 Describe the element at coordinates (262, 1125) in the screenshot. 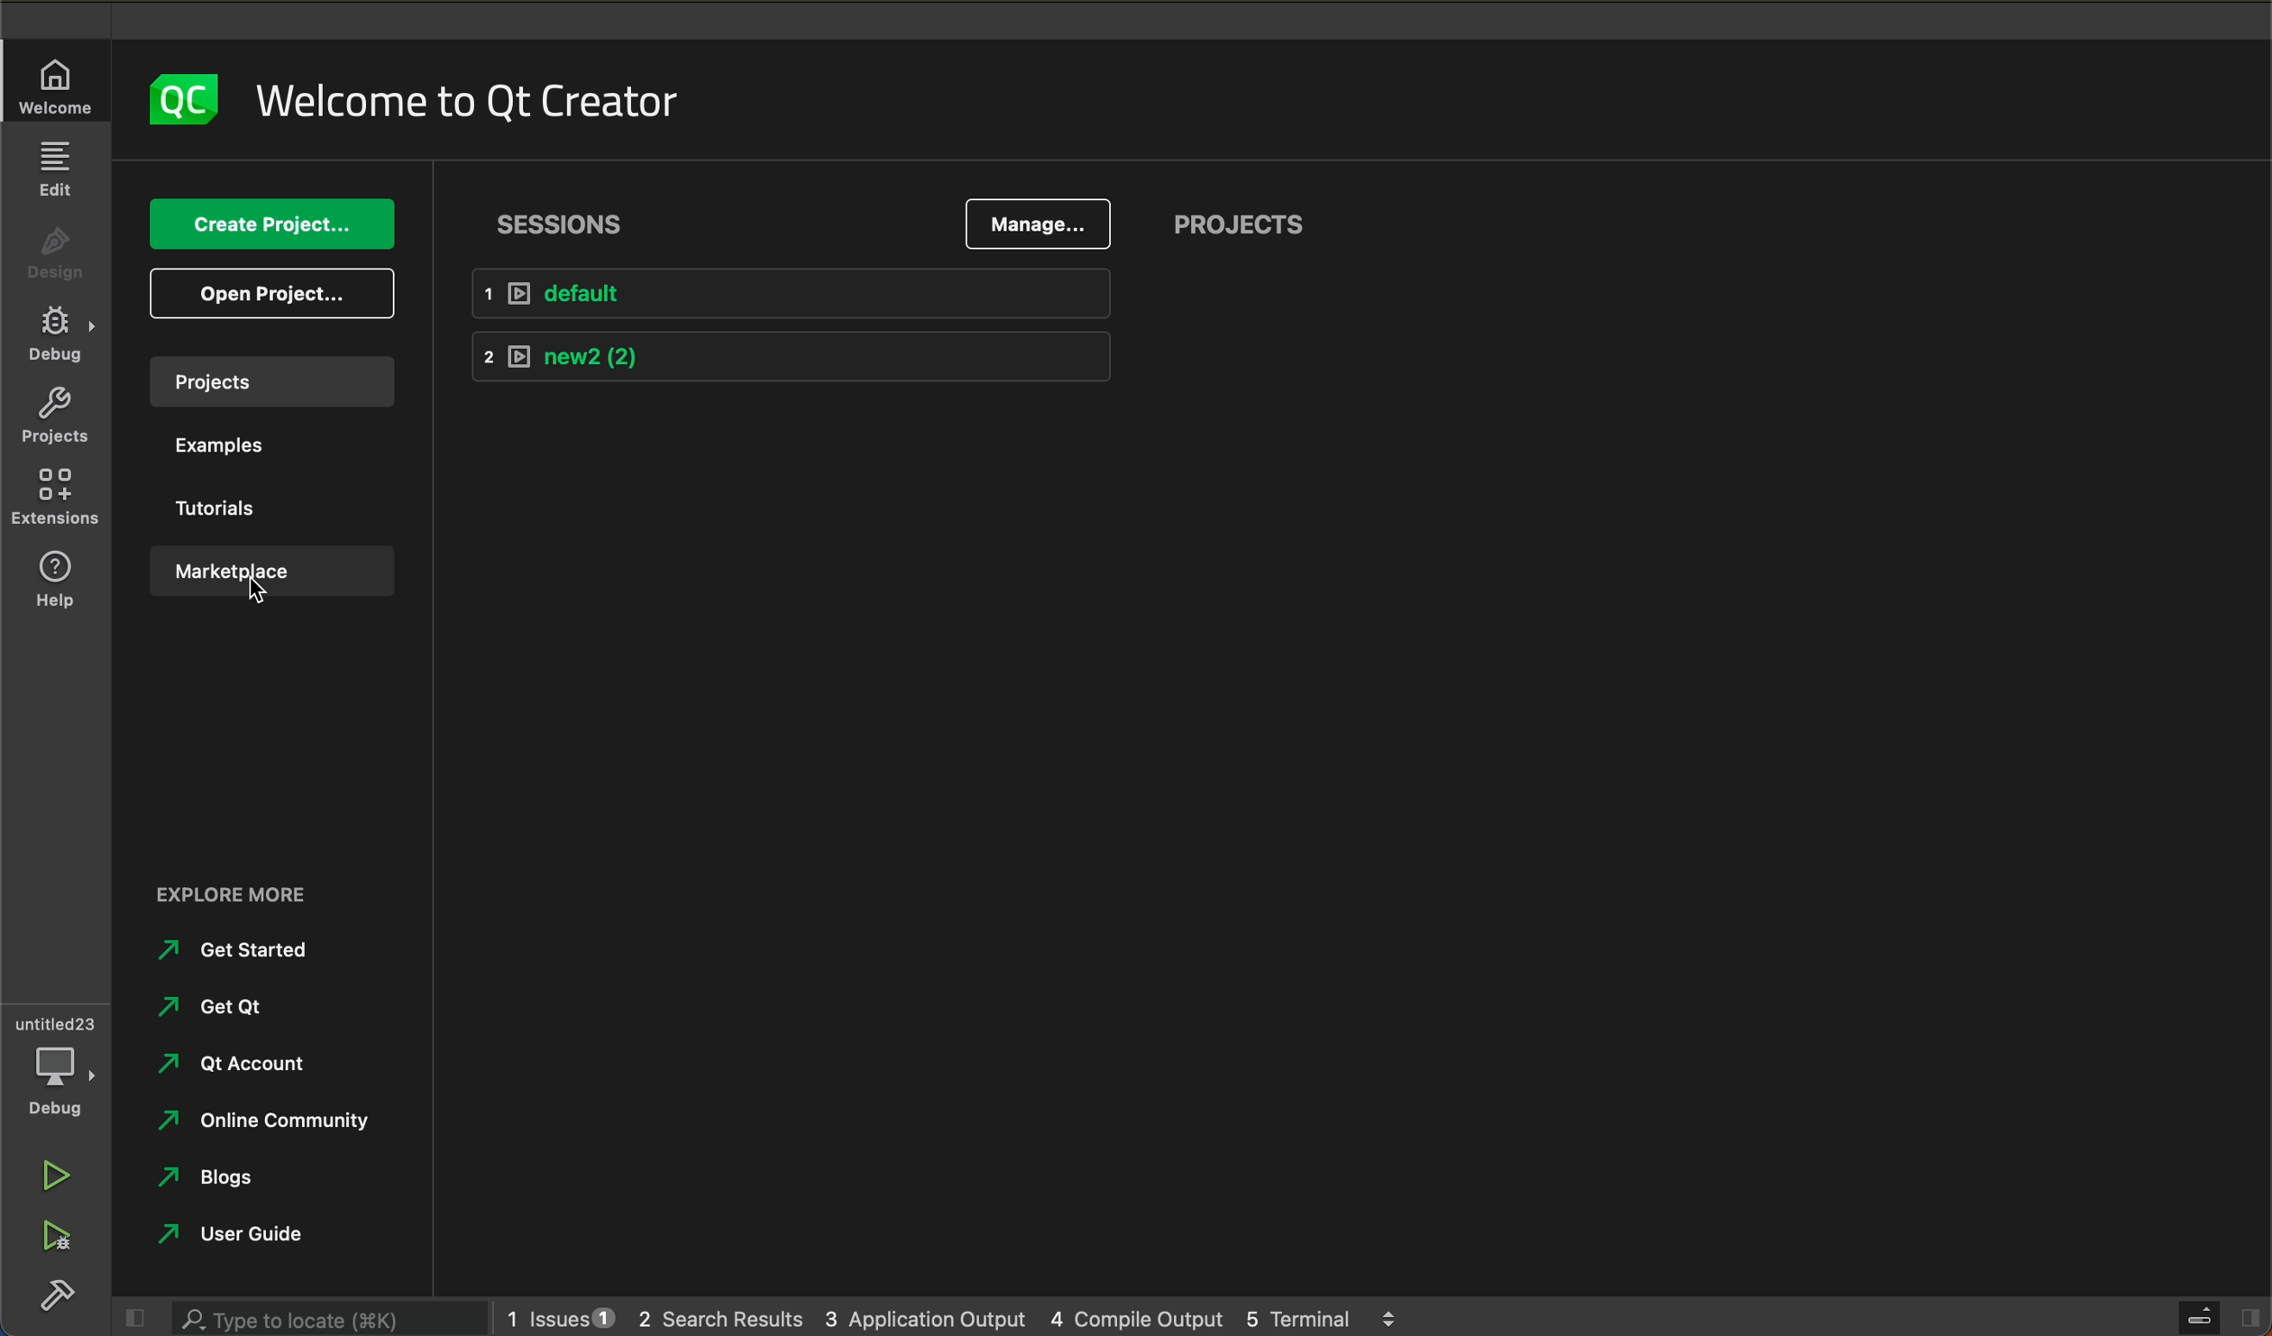

I see `` at that location.